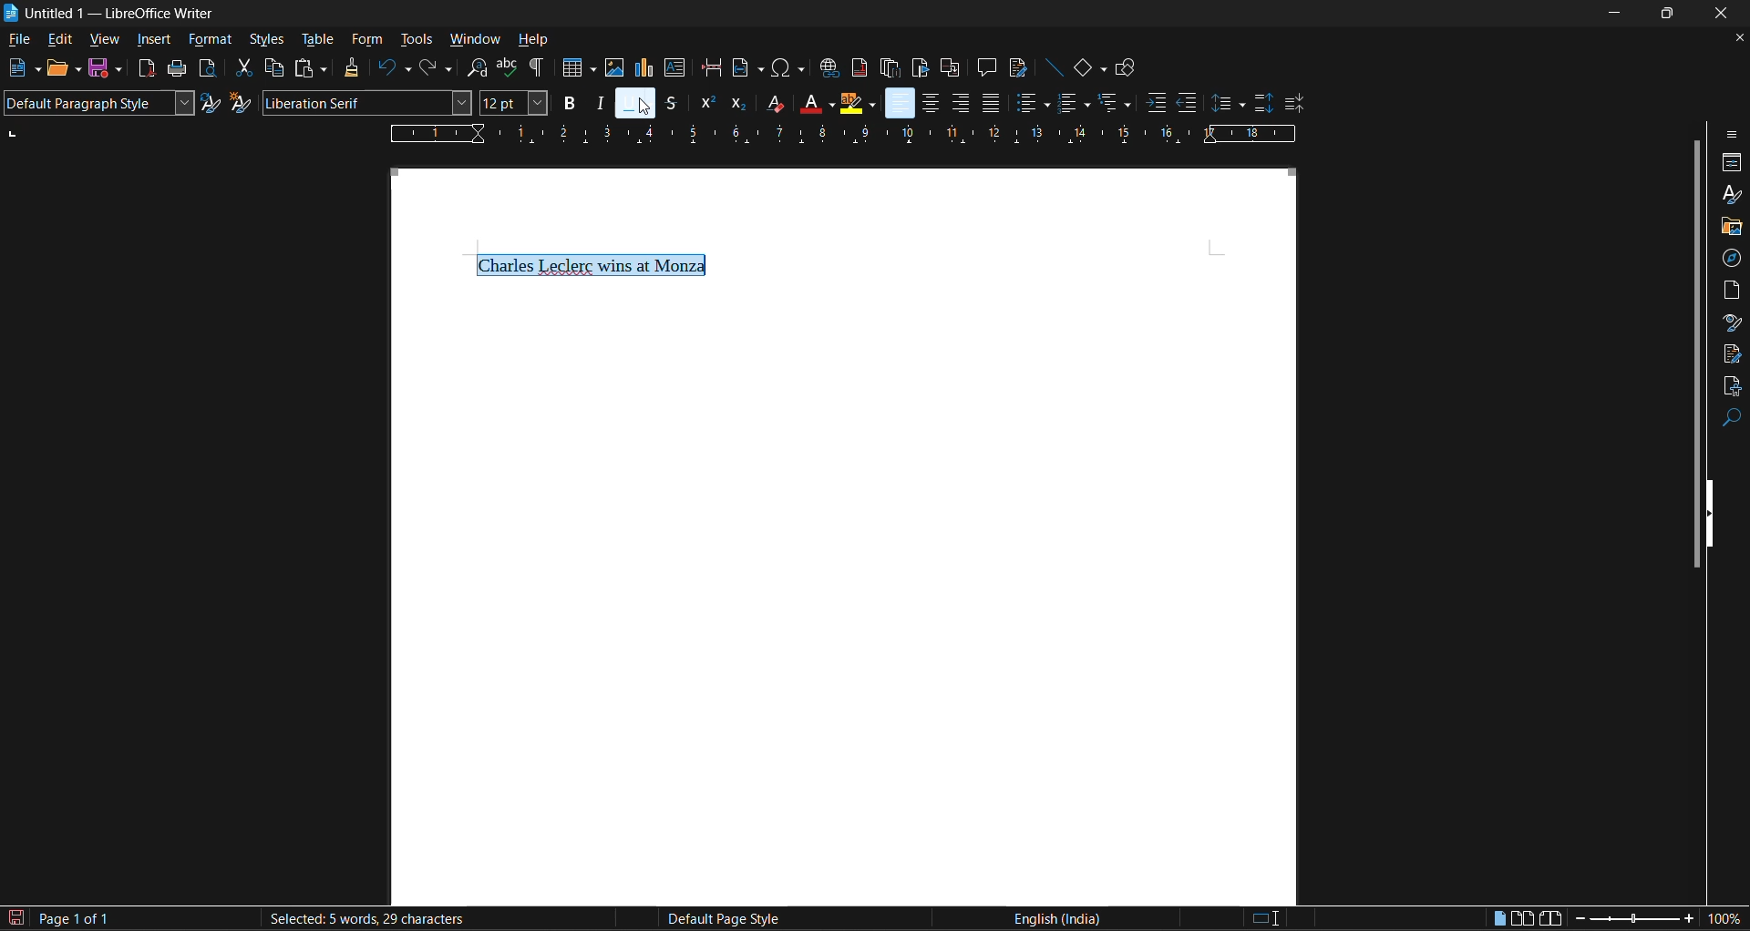 This screenshot has height=931, width=1750. I want to click on close document, so click(1734, 38).